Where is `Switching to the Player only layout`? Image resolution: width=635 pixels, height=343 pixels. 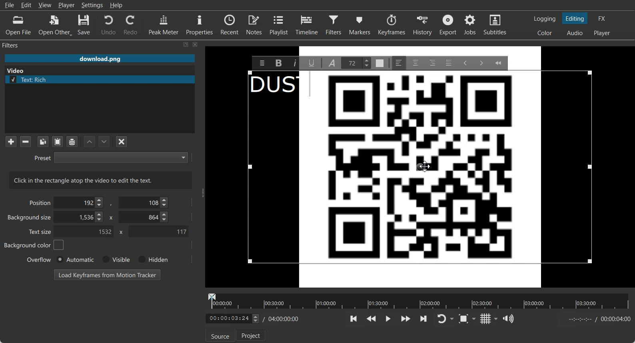 Switching to the Player only layout is located at coordinates (603, 33).